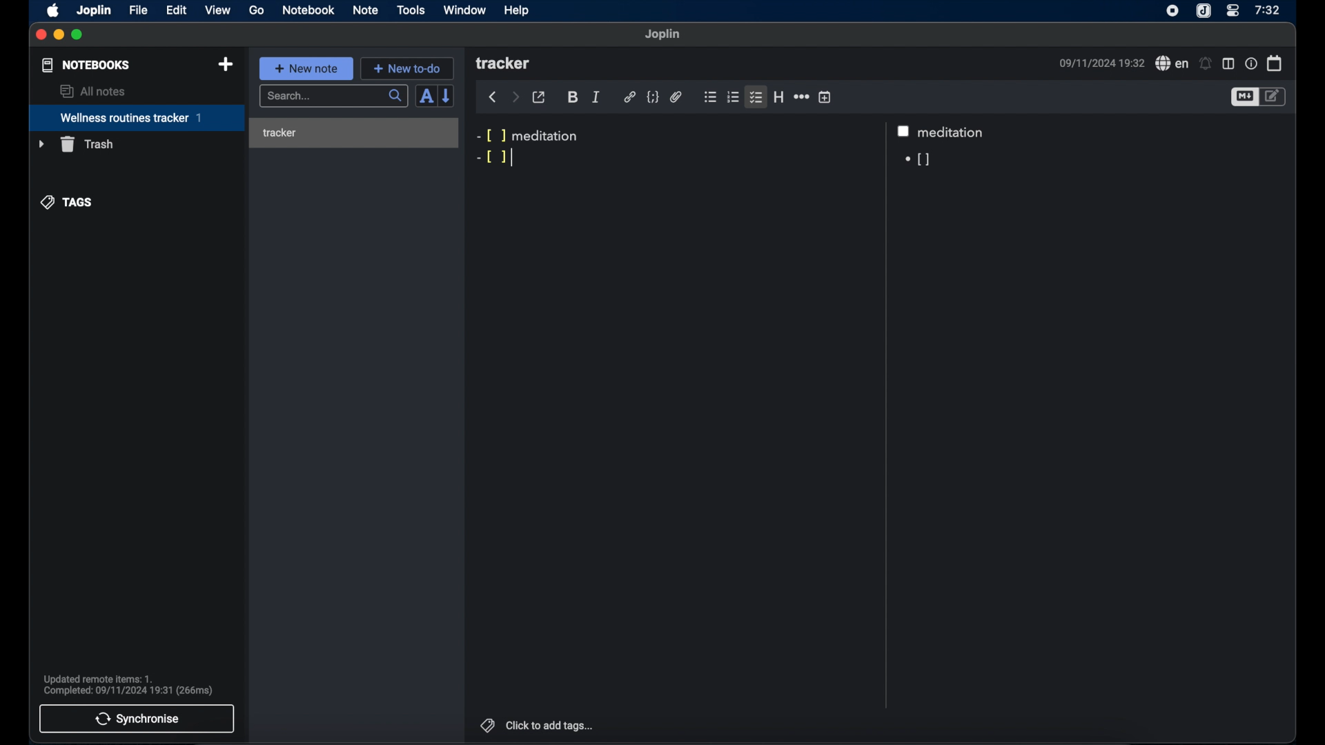 The image size is (1325, 745). I want to click on file, so click(138, 10).